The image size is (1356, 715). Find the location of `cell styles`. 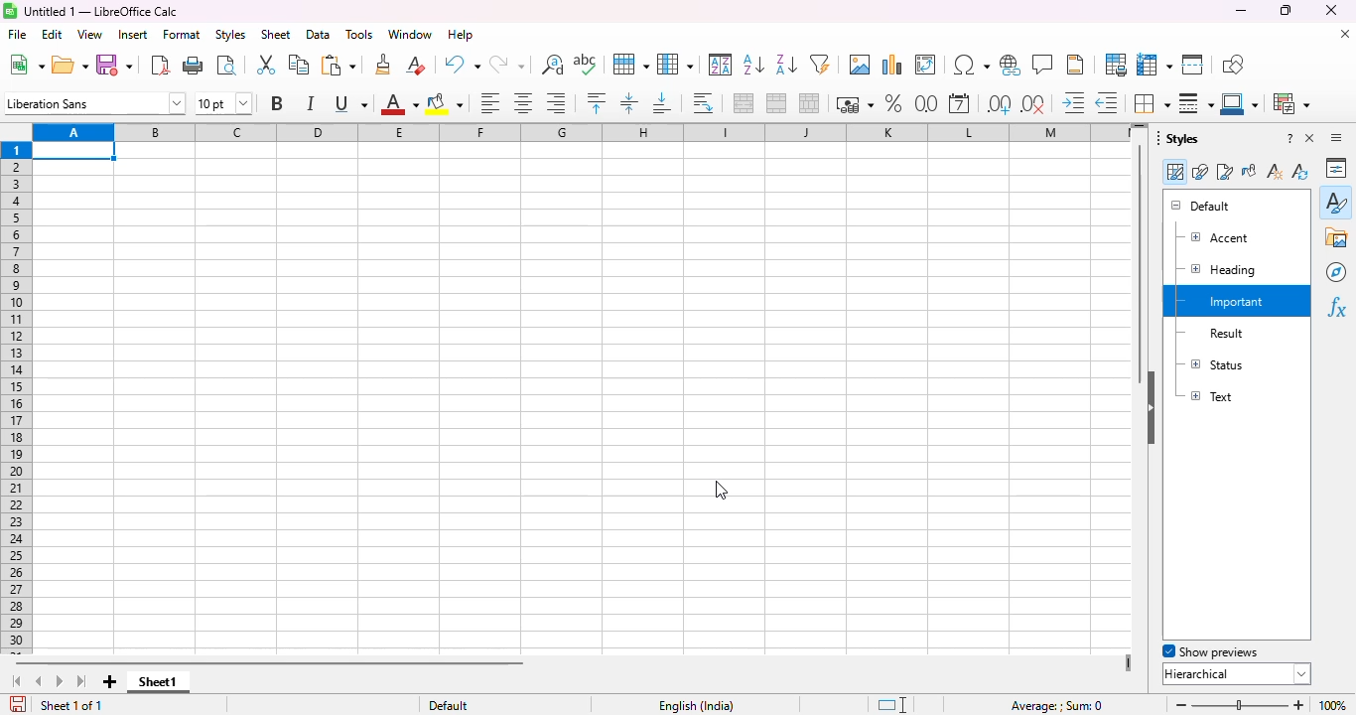

cell styles is located at coordinates (1174, 172).